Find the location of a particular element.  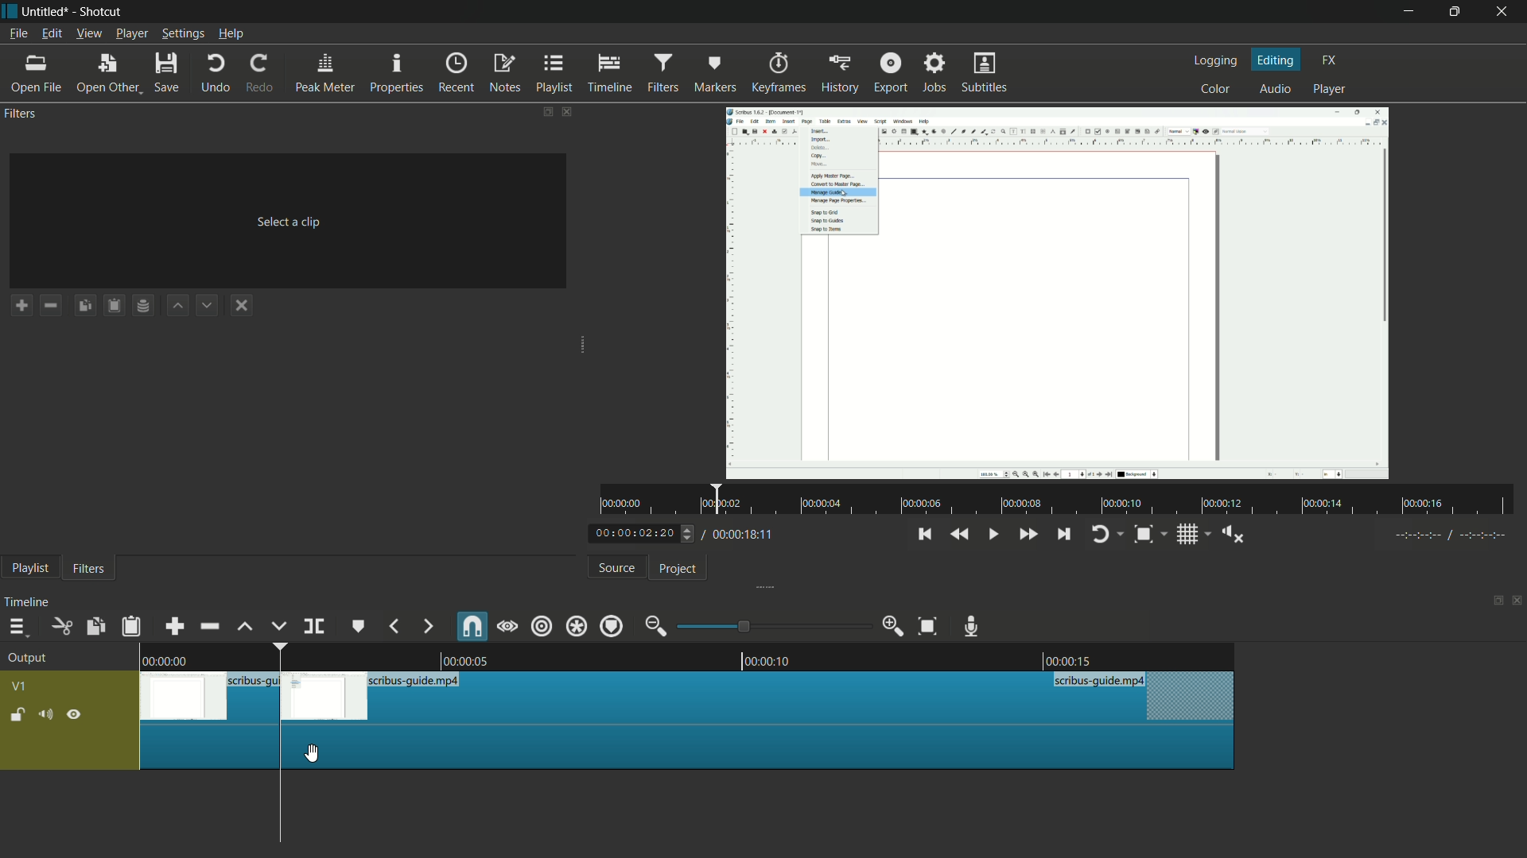

color is located at coordinates (1215, 87).